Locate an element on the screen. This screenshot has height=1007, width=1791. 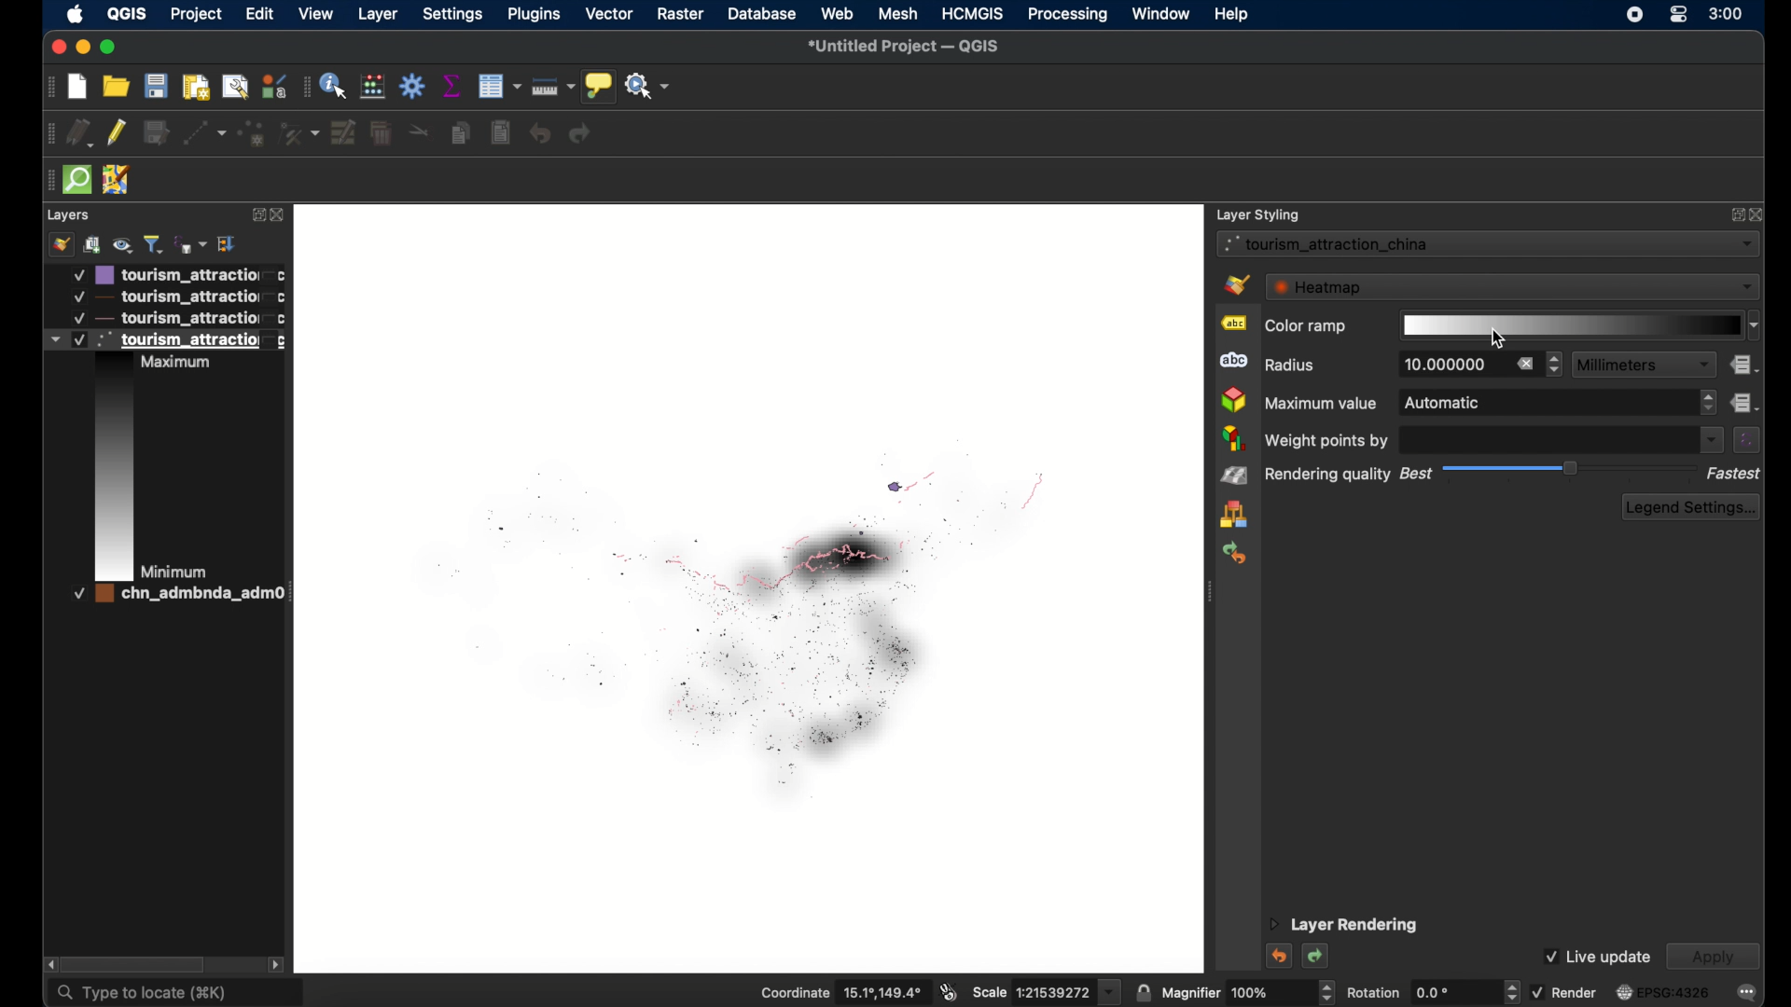
maximize is located at coordinates (111, 48).